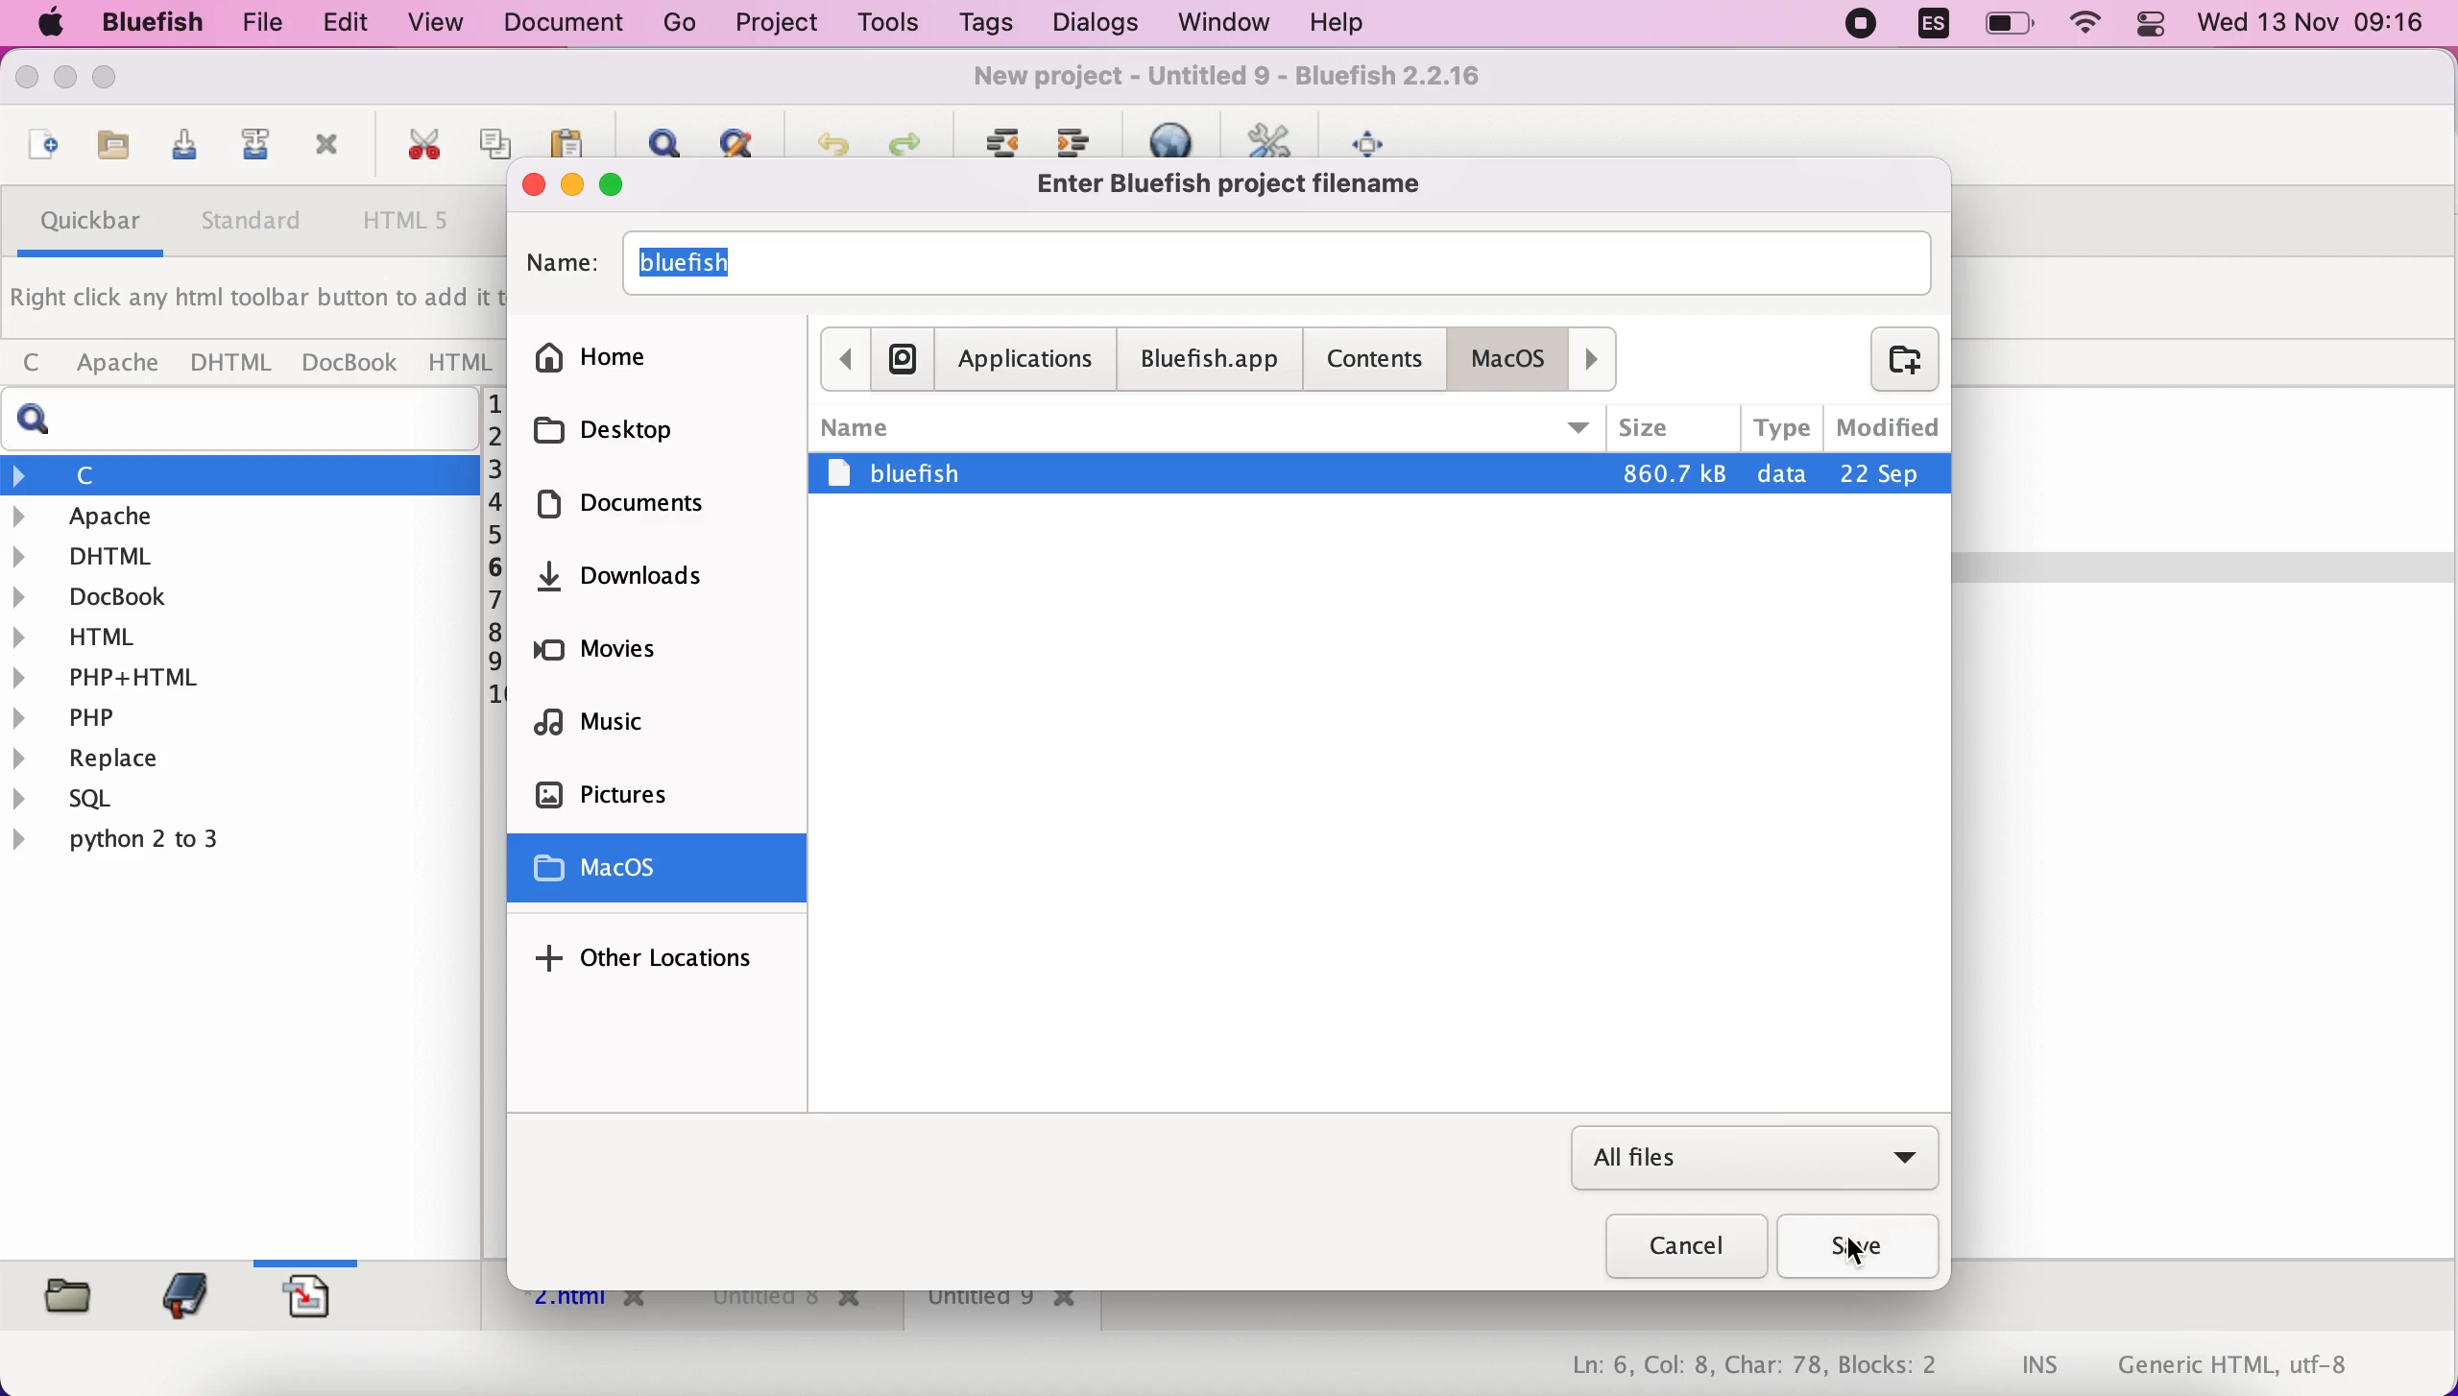 This screenshot has height=1396, width=2458. I want to click on save current file, so click(179, 151).